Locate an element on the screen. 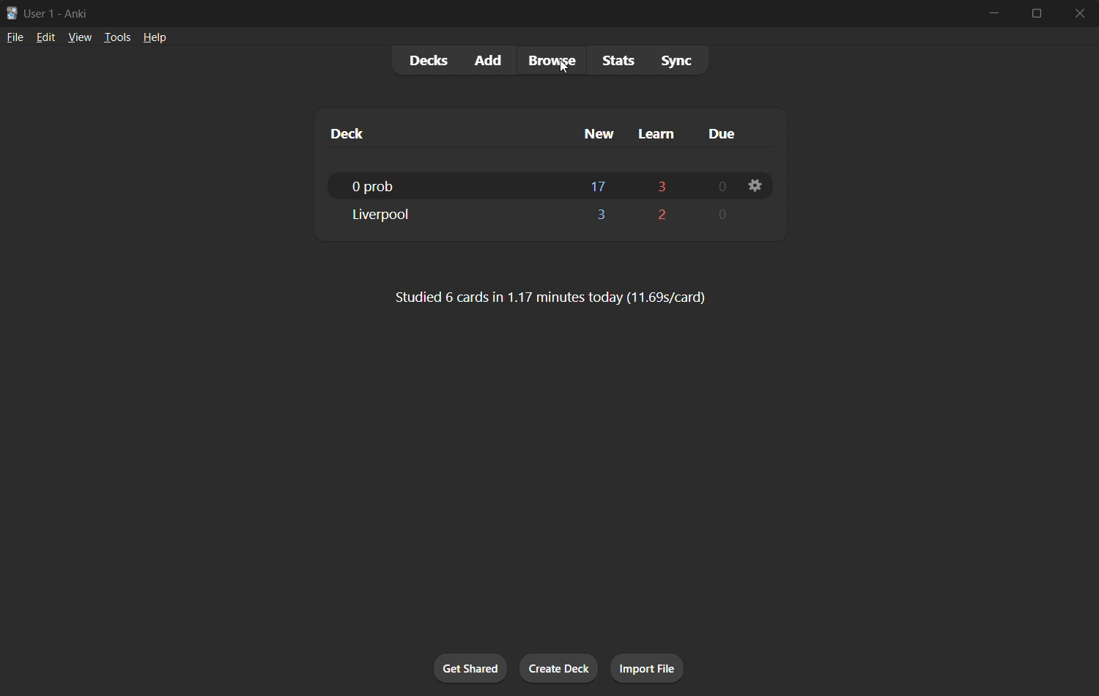   is located at coordinates (484, 59).